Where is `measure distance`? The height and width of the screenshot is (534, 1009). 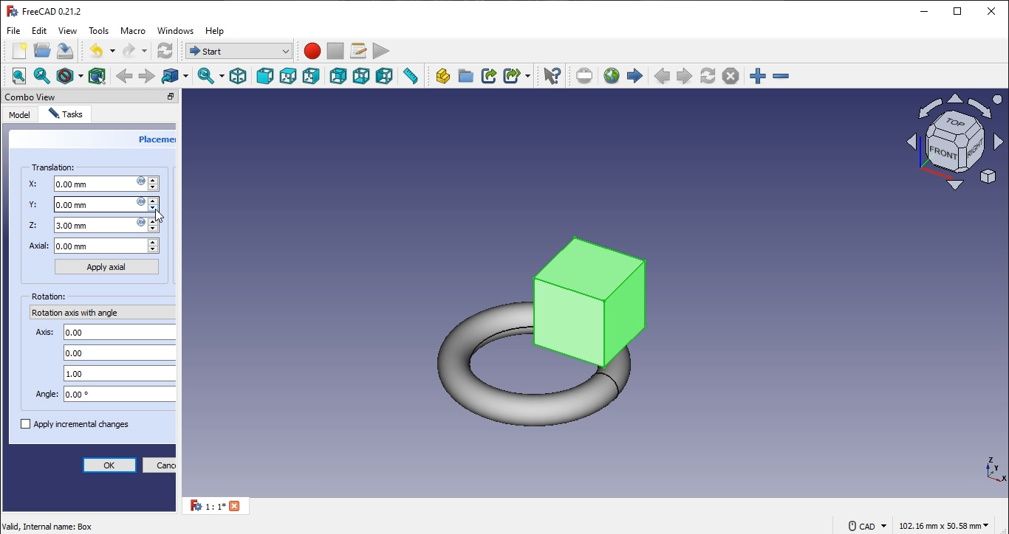 measure distance is located at coordinates (411, 77).